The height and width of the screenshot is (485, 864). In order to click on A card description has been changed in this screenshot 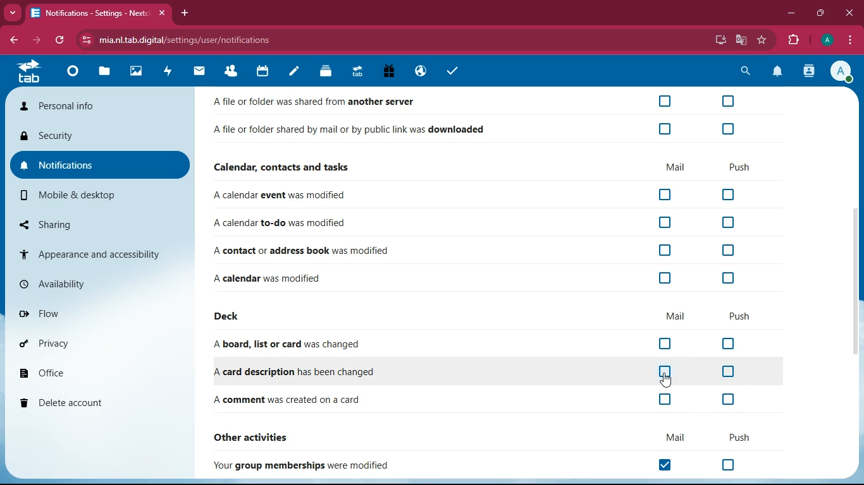, I will do `click(290, 372)`.